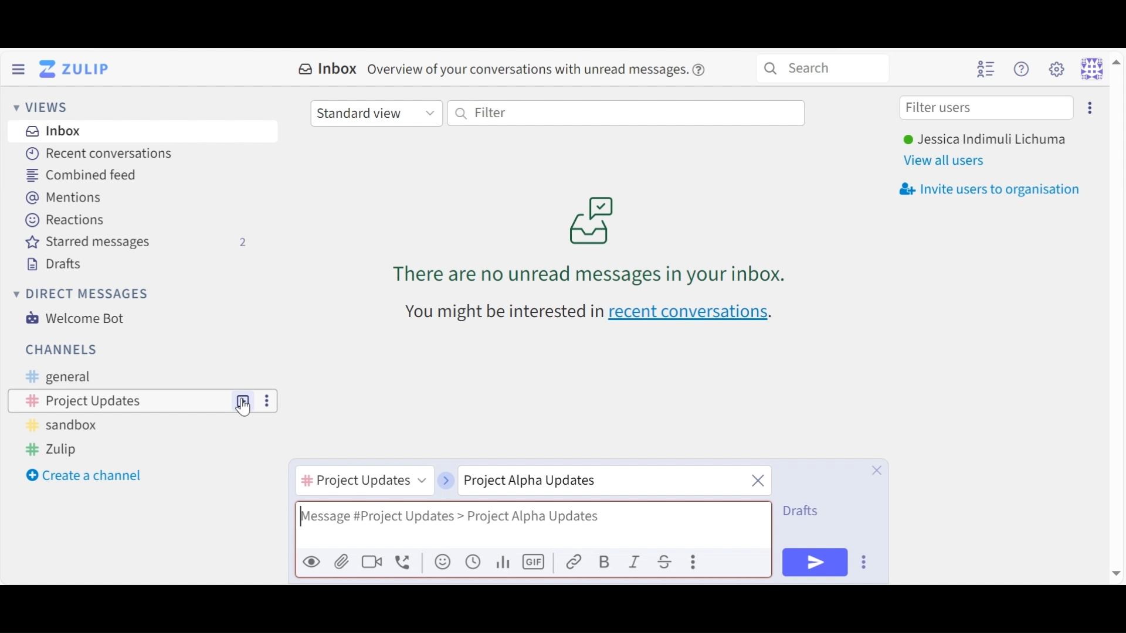  I want to click on Upload File, so click(340, 561).